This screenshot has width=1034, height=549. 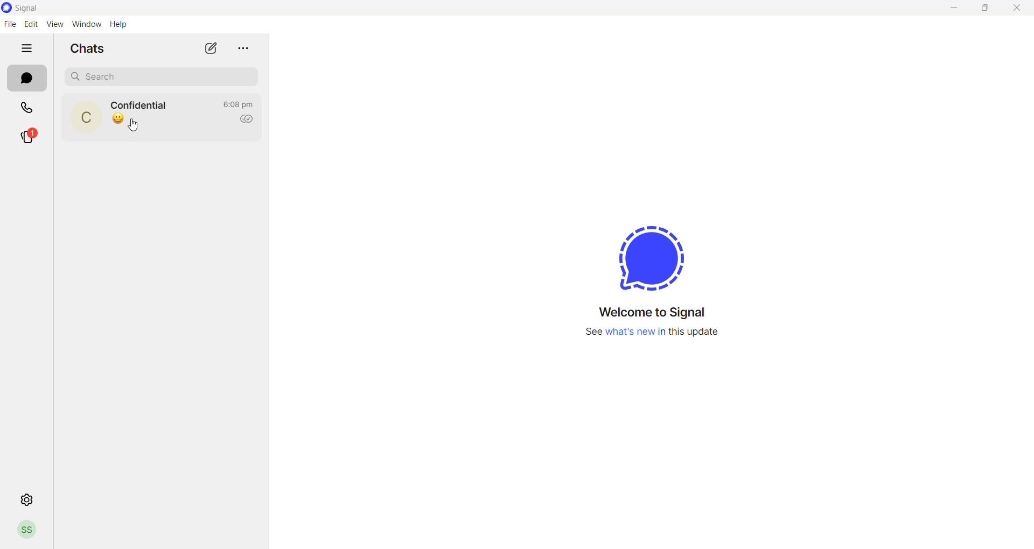 What do you see at coordinates (241, 101) in the screenshot?
I see `last message time` at bounding box center [241, 101].